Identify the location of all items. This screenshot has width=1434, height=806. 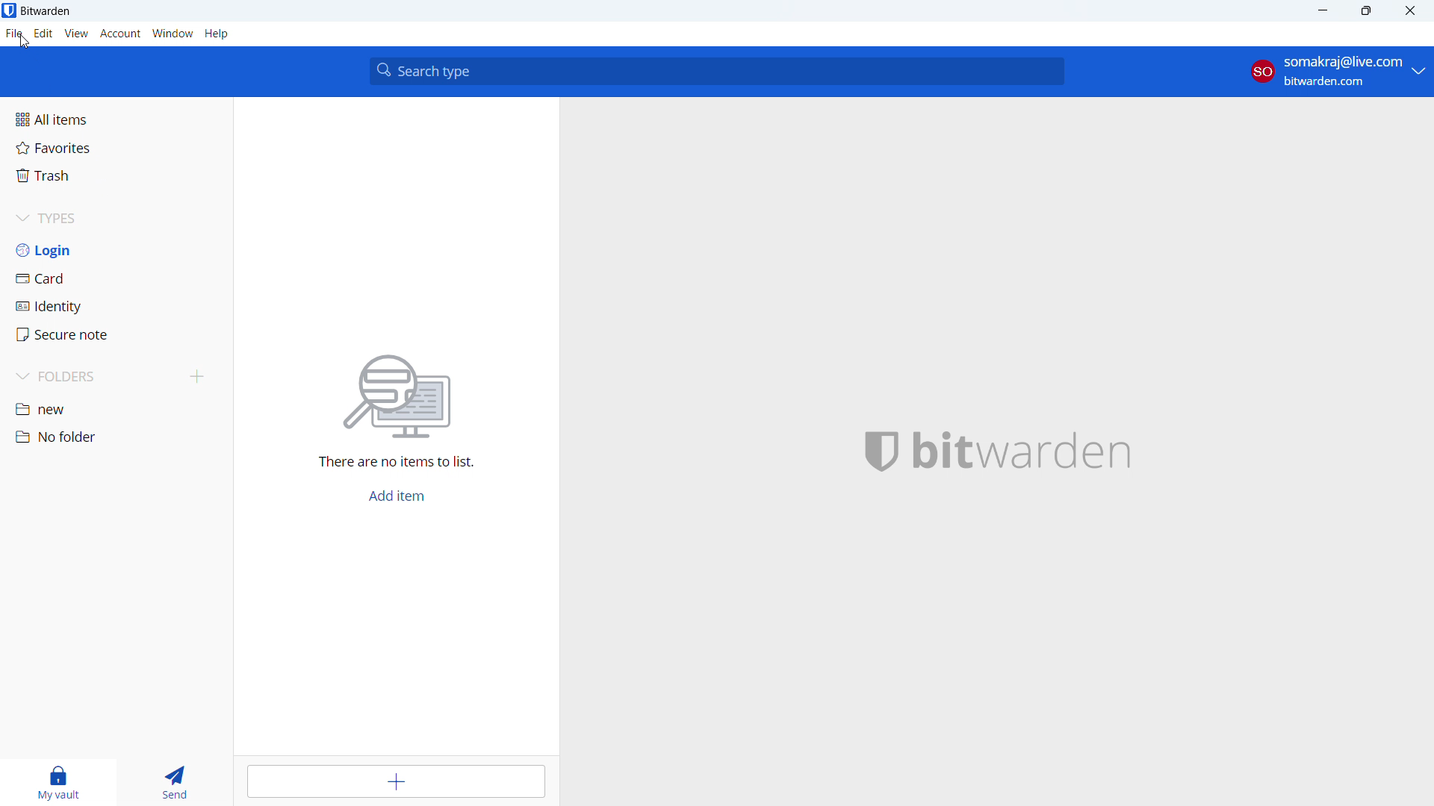
(115, 118).